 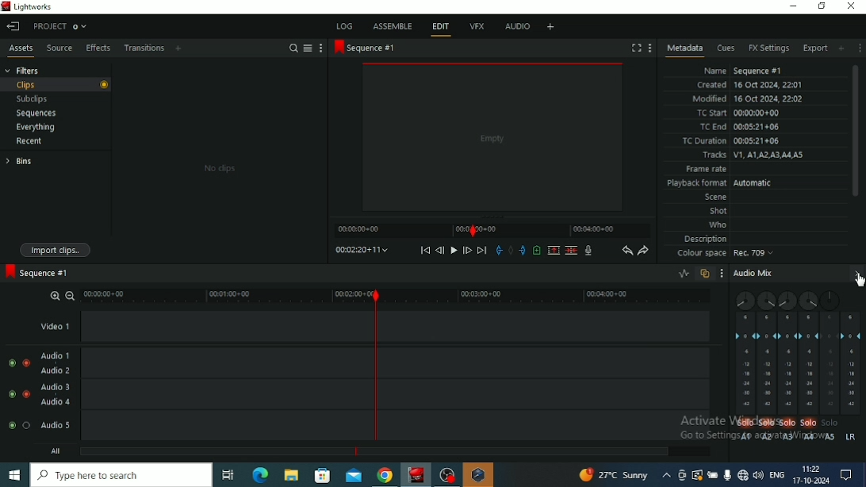 What do you see at coordinates (97, 48) in the screenshot?
I see `Effects` at bounding box center [97, 48].